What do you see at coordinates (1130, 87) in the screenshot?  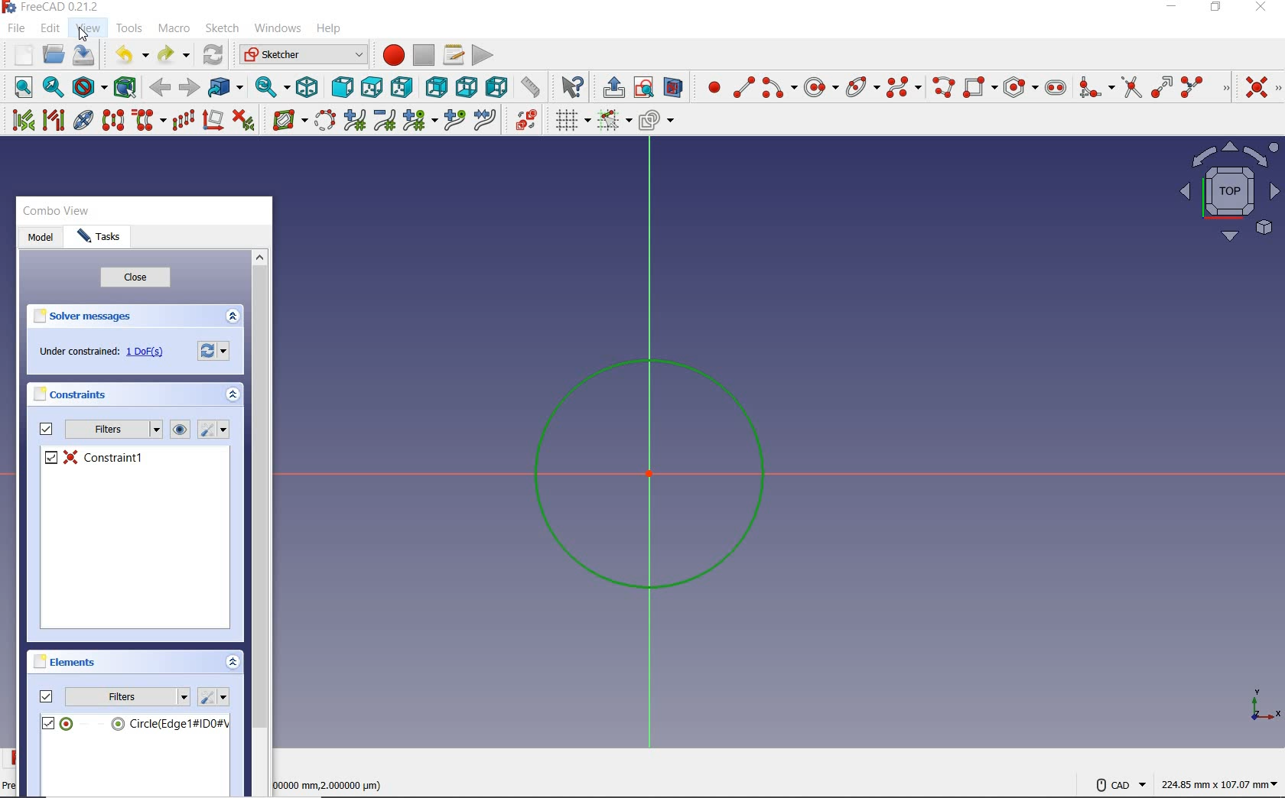 I see `trim edge` at bounding box center [1130, 87].